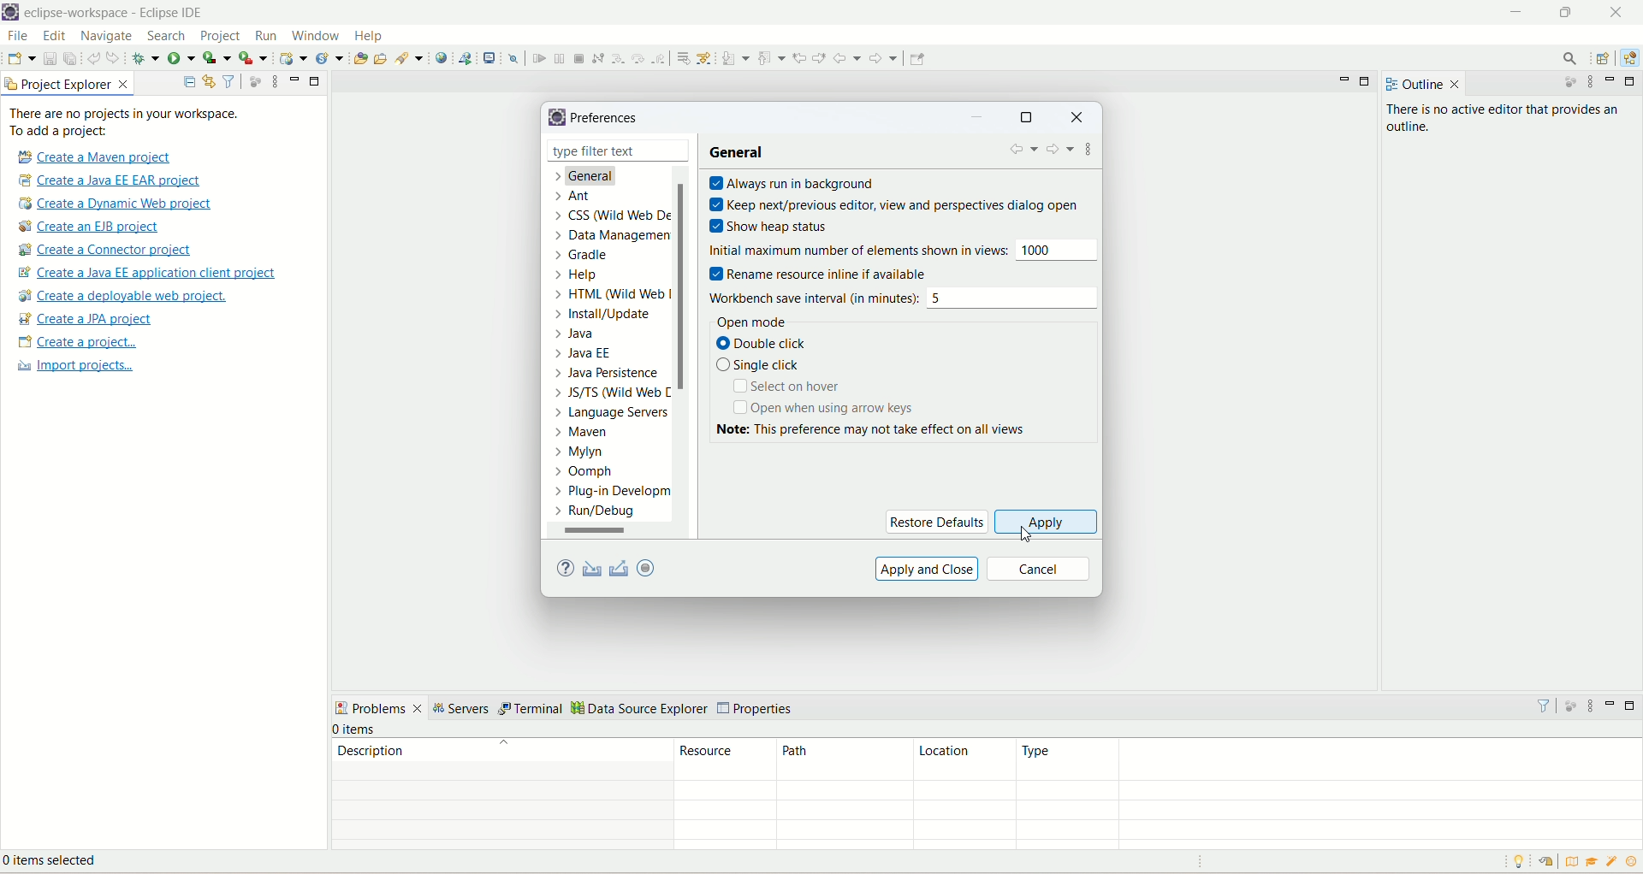  What do you see at coordinates (1411, 85) in the screenshot?
I see `outline` at bounding box center [1411, 85].